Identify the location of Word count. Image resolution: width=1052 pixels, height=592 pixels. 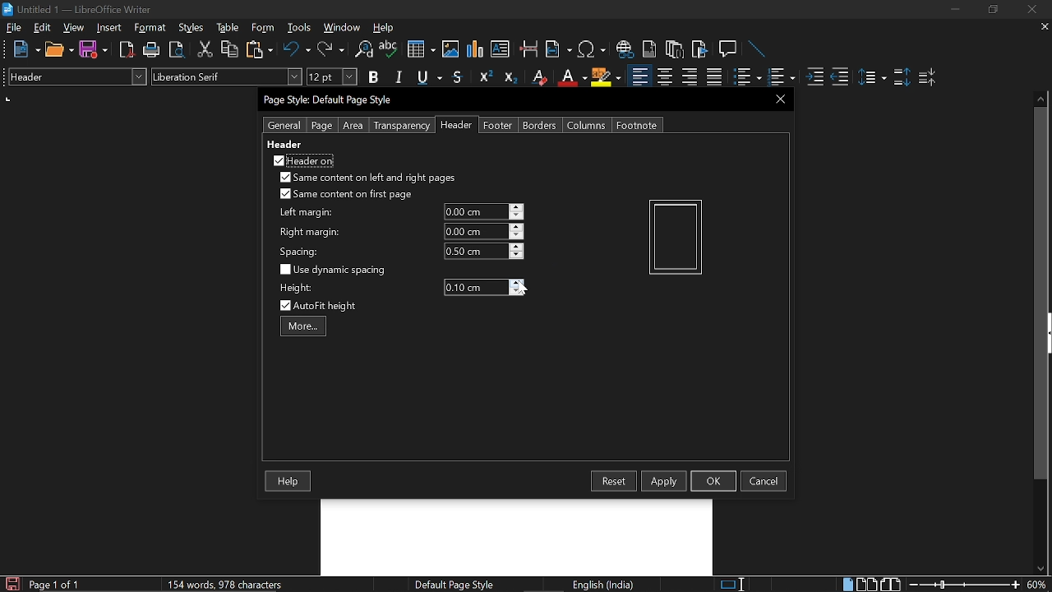
(242, 584).